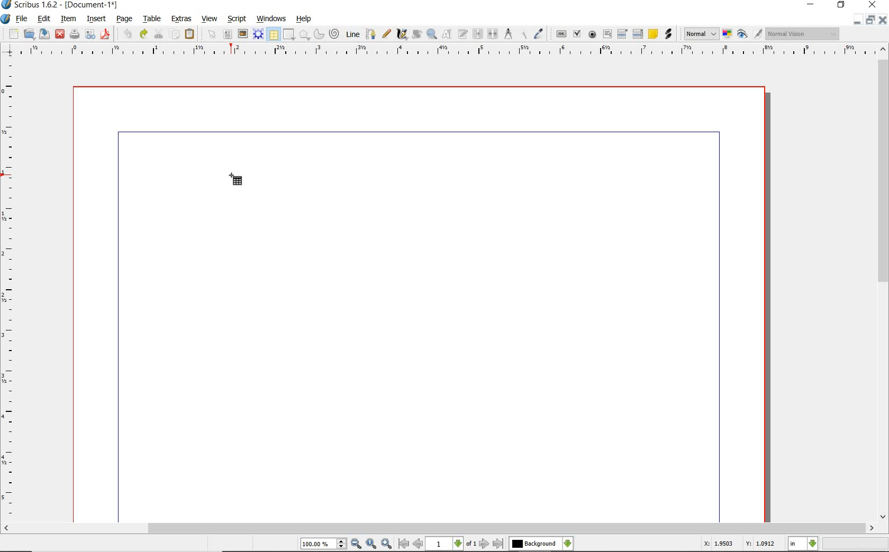  Describe the element at coordinates (320, 35) in the screenshot. I see `arc` at that location.